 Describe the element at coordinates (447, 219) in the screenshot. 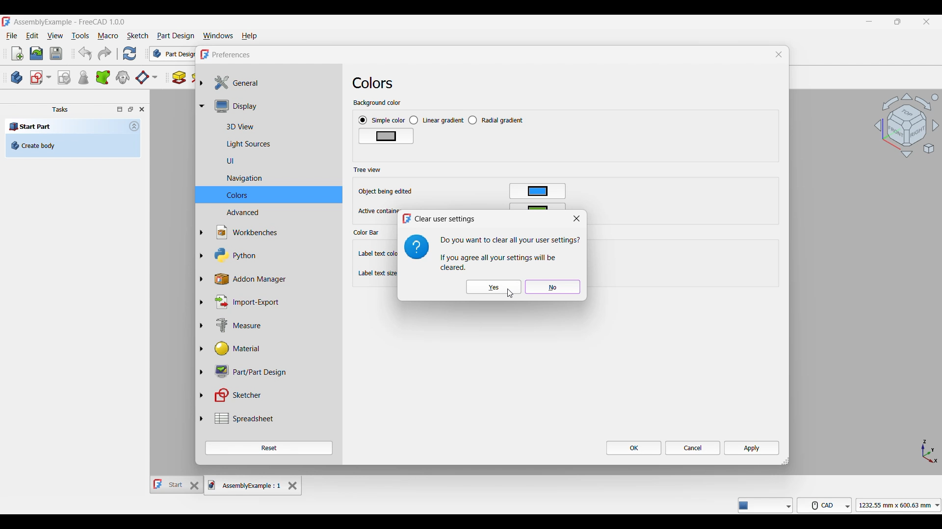

I see `Clear user settings` at that location.